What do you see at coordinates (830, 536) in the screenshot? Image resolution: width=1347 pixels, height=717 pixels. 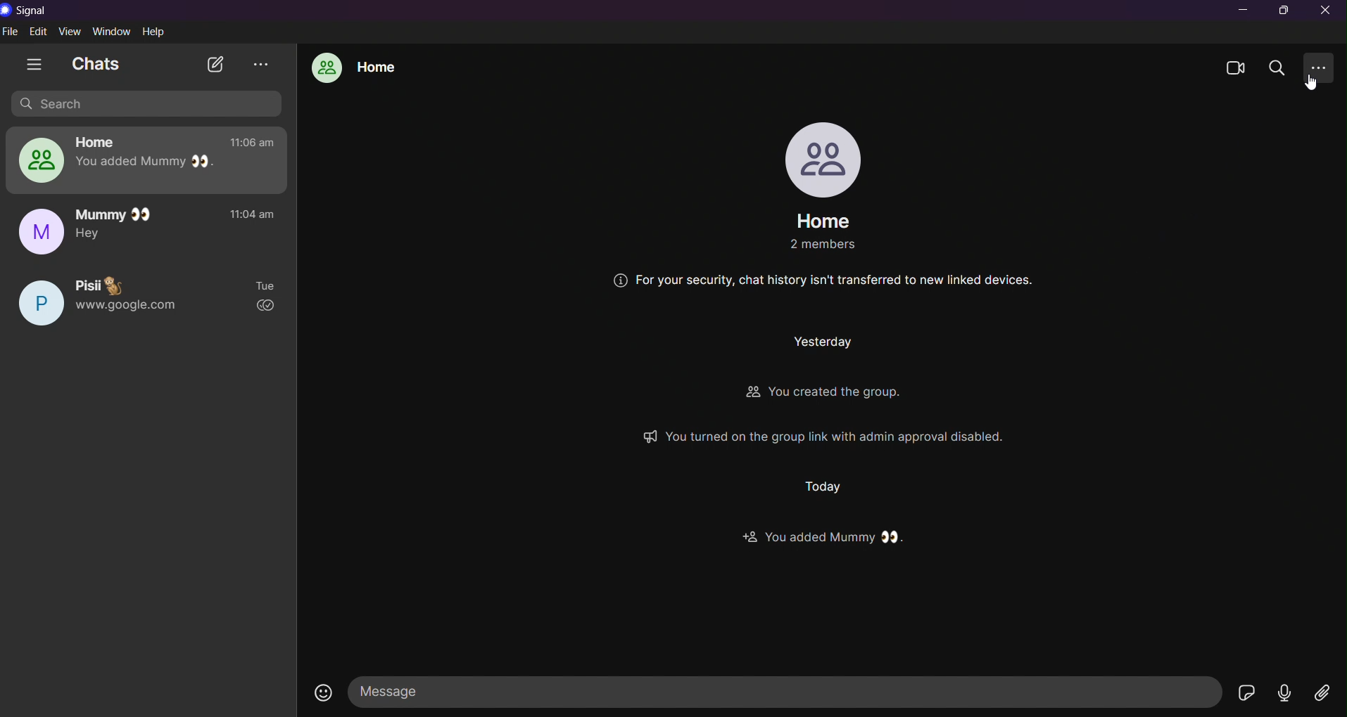 I see `You added Mummy` at bounding box center [830, 536].